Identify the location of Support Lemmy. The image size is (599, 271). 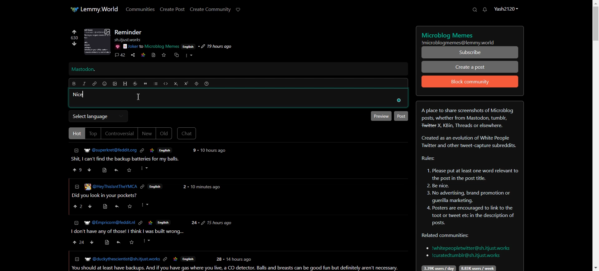
(238, 10).